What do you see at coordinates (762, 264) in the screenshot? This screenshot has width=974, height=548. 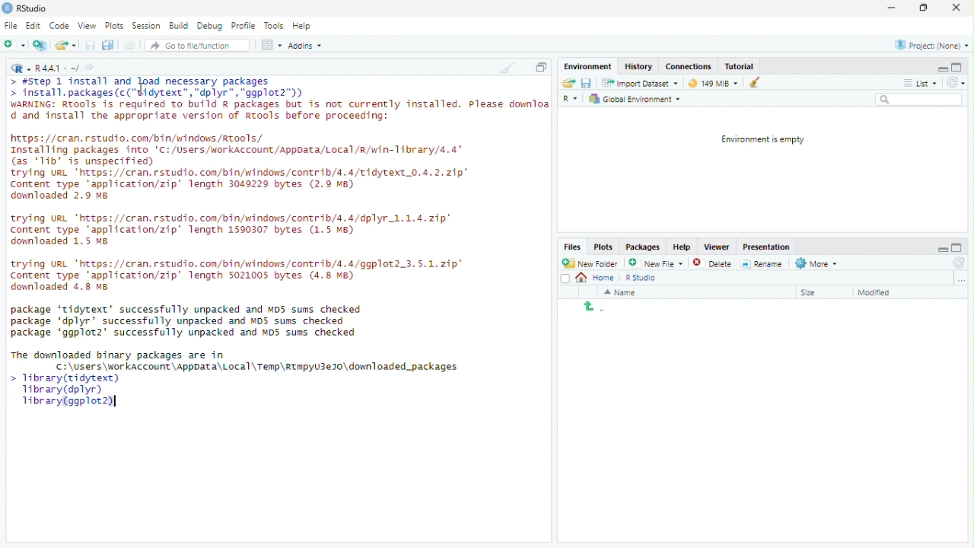 I see `Rename` at bounding box center [762, 264].